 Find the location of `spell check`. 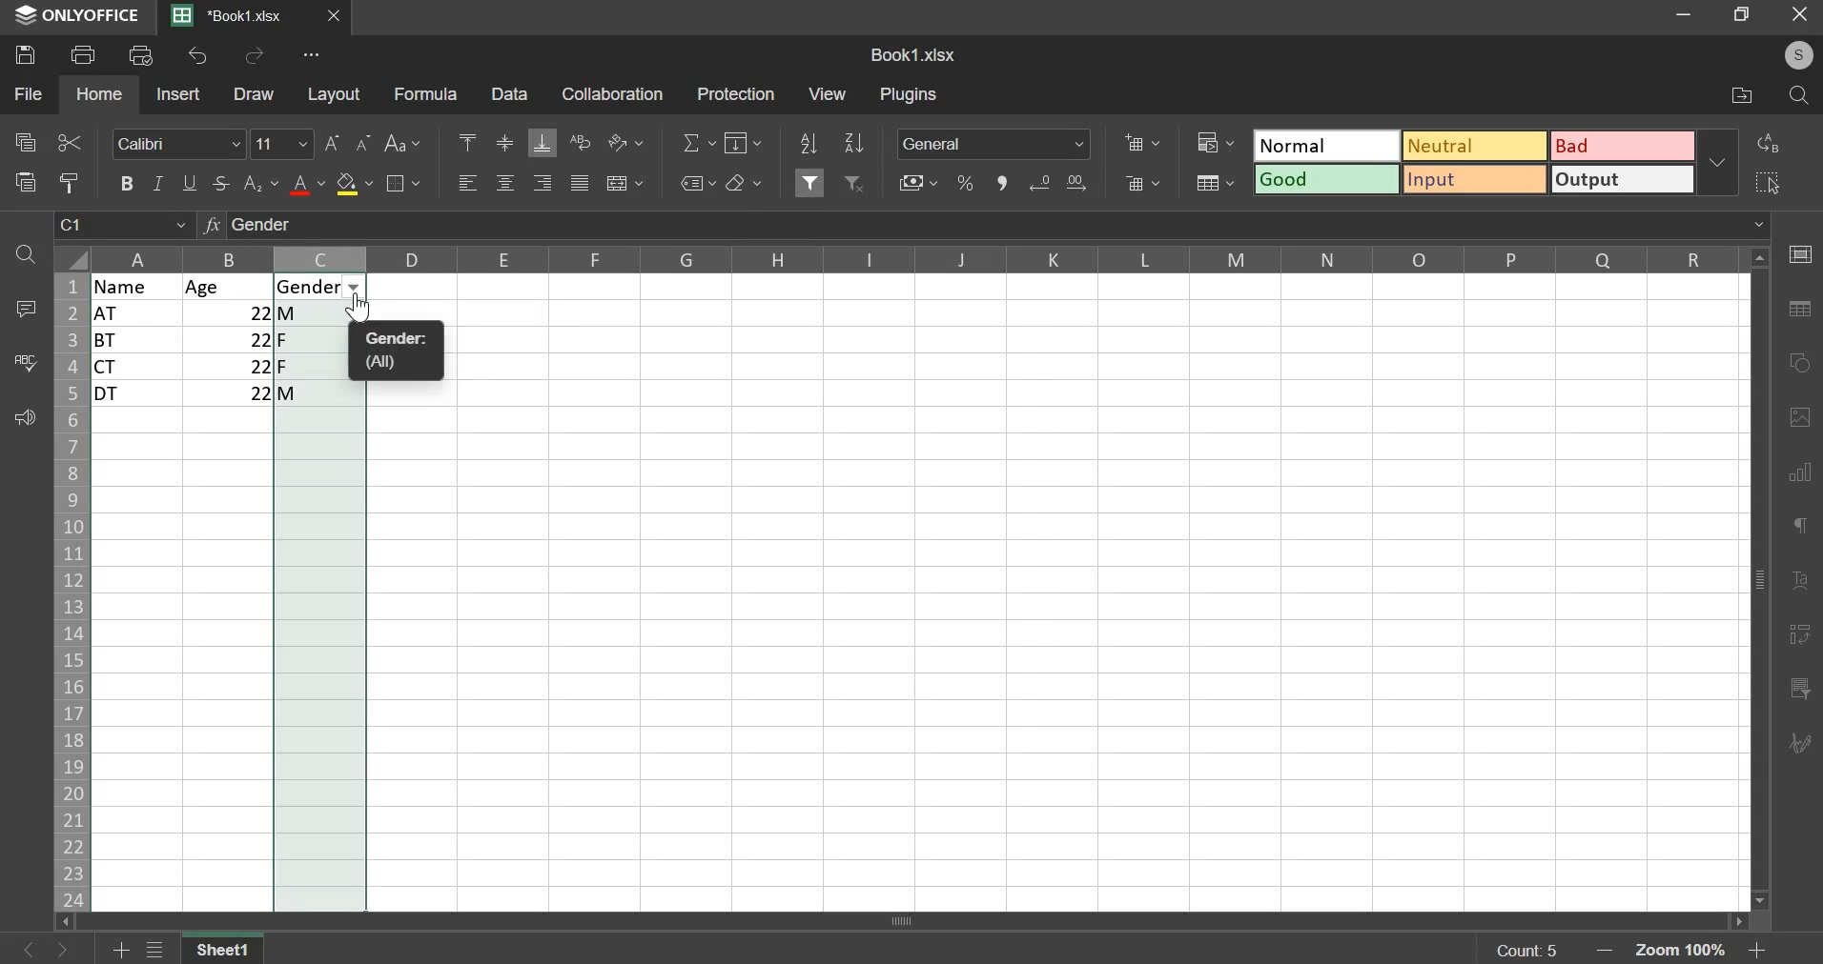

spell check is located at coordinates (22, 362).